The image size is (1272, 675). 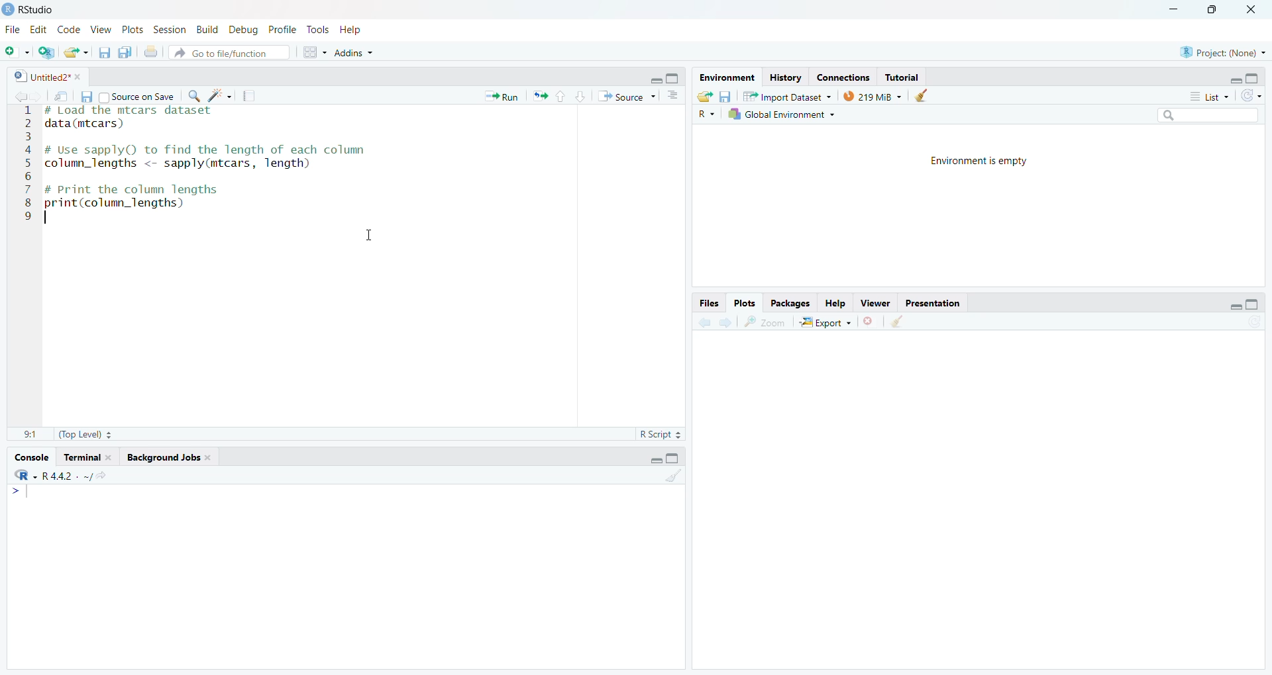 I want to click on Open in new window, so click(x=62, y=95).